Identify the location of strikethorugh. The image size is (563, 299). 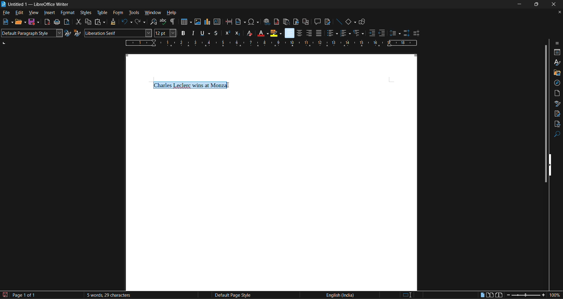
(216, 33).